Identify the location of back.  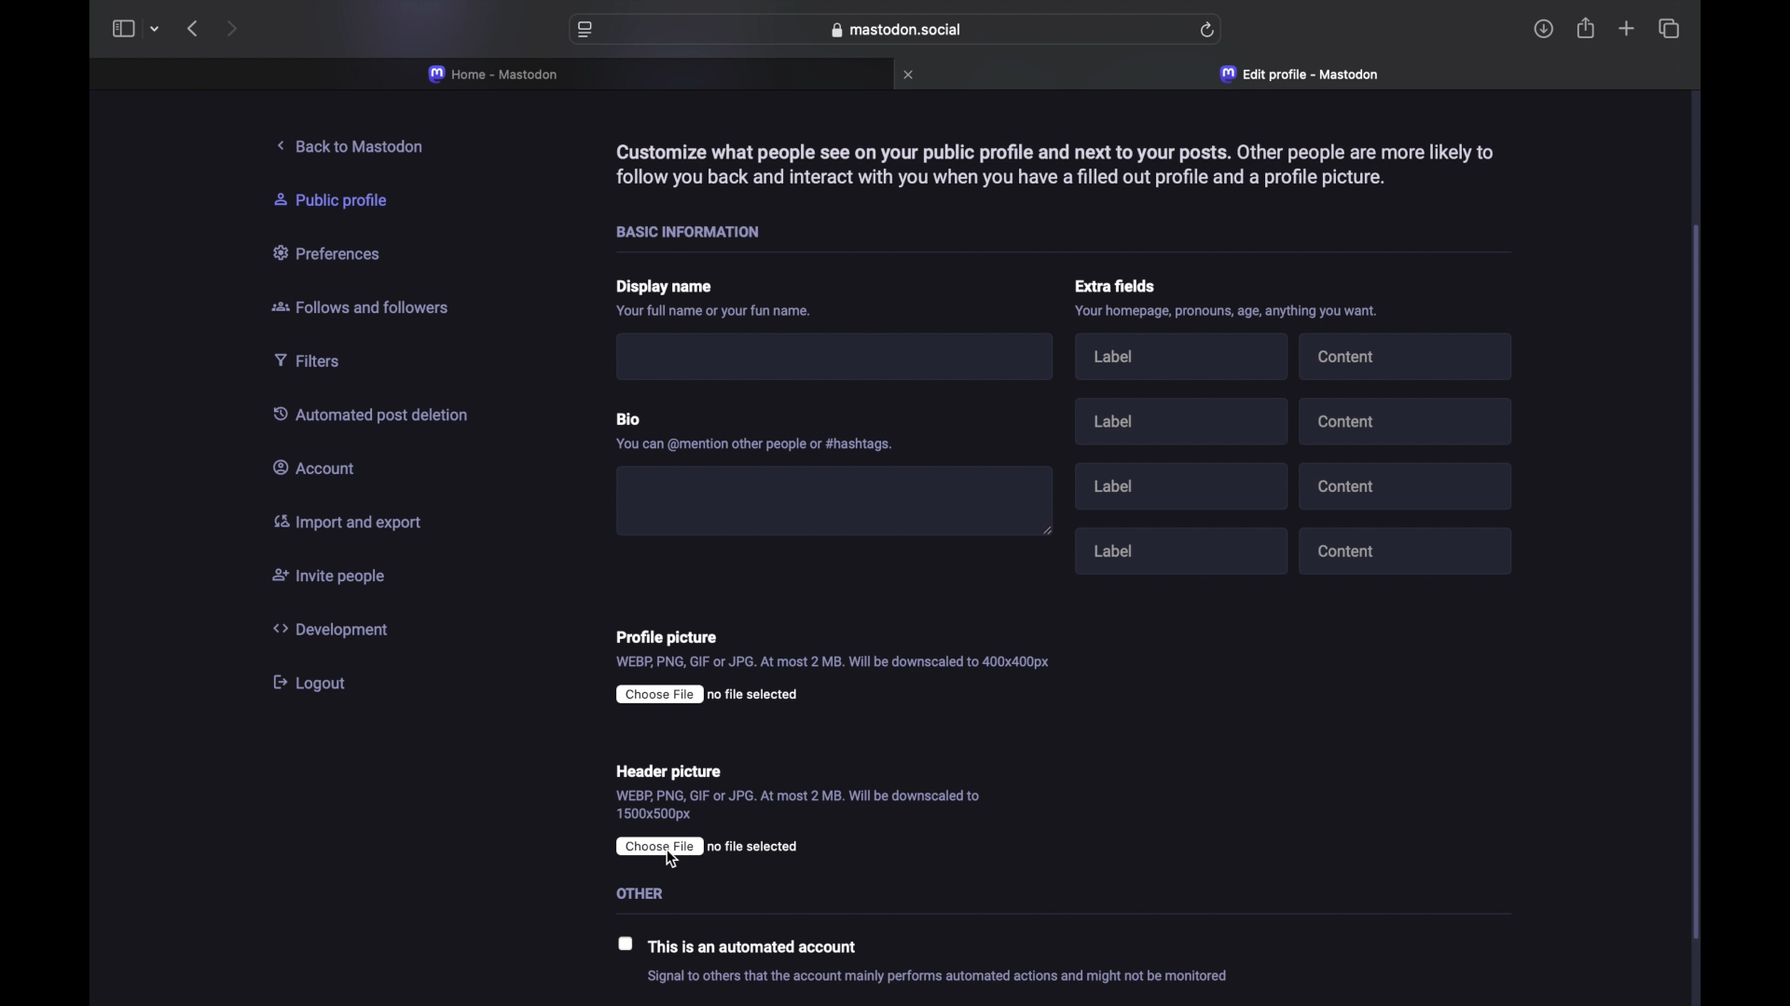
(192, 29).